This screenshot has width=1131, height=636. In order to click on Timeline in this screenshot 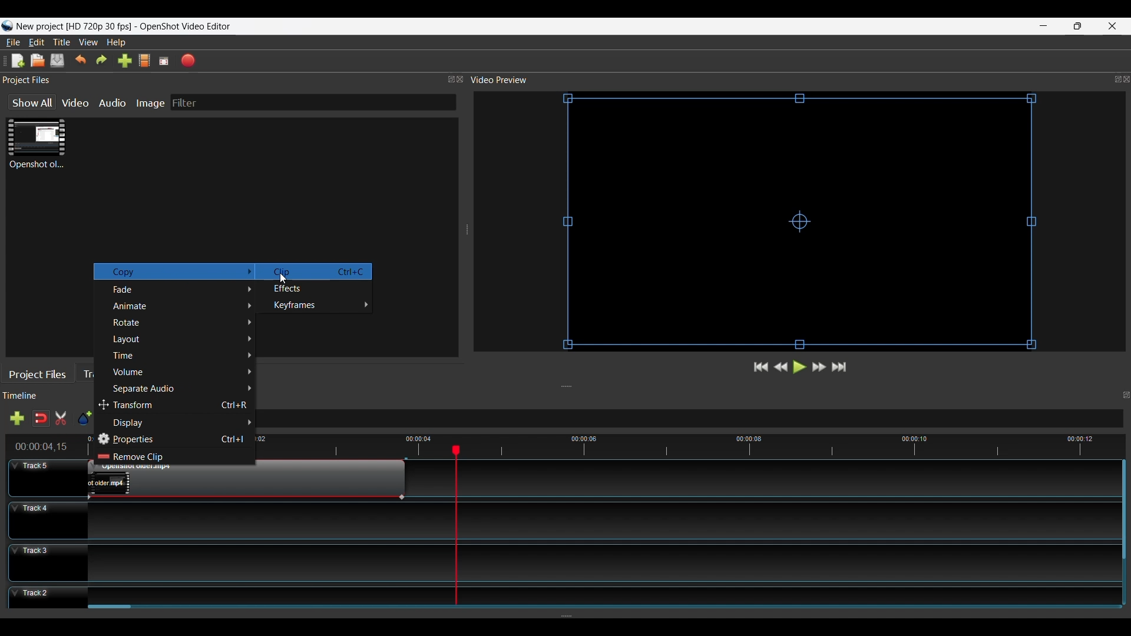, I will do `click(36, 396)`.